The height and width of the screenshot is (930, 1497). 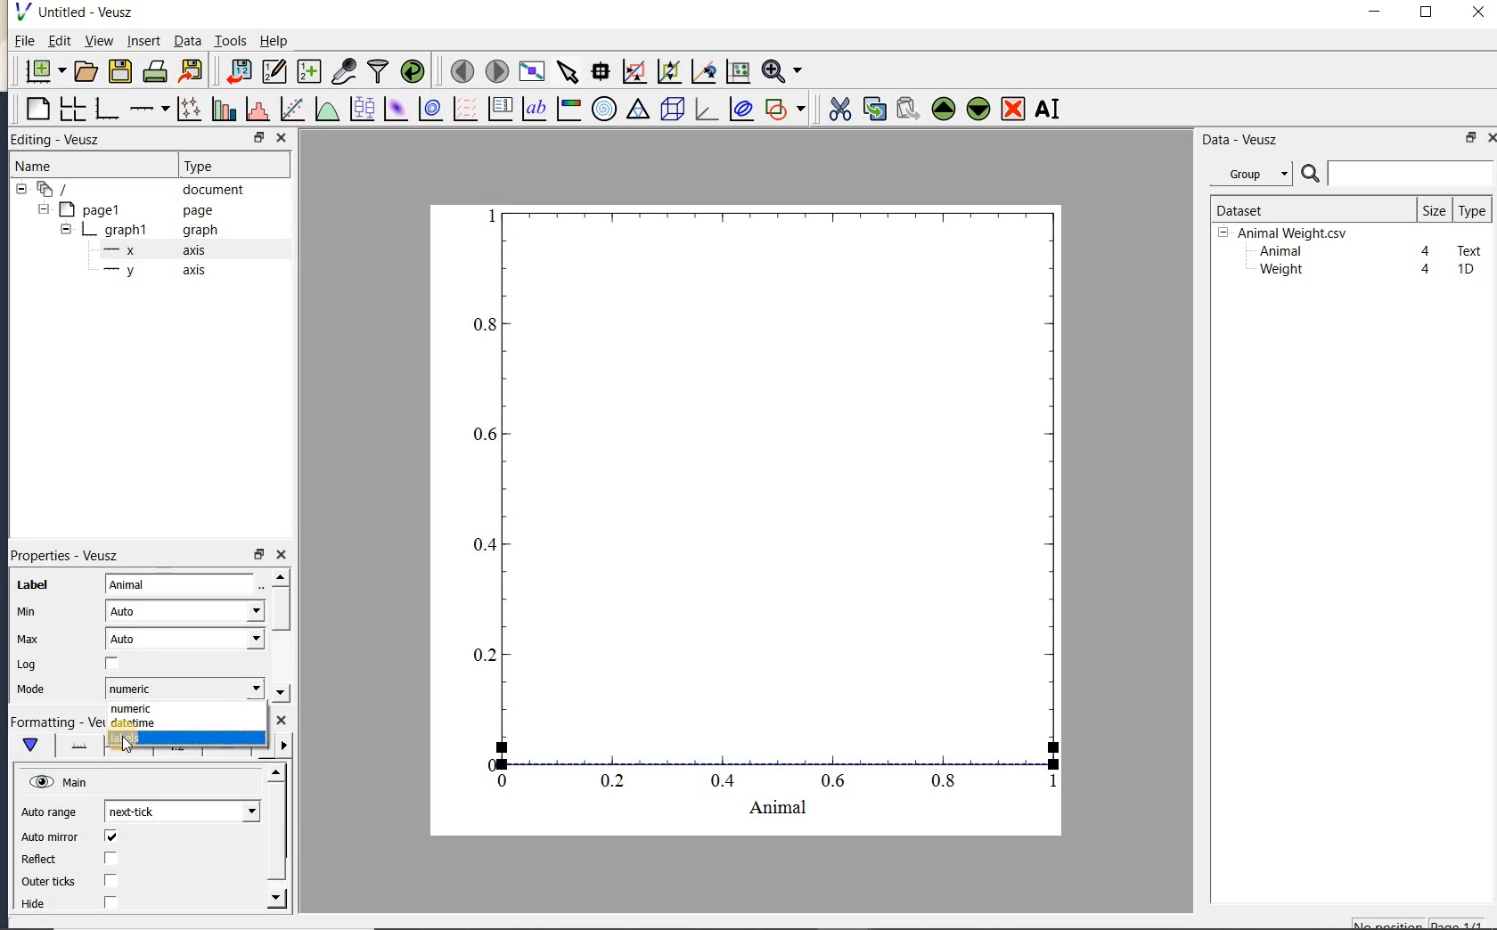 I want to click on Text, so click(x=1470, y=249).